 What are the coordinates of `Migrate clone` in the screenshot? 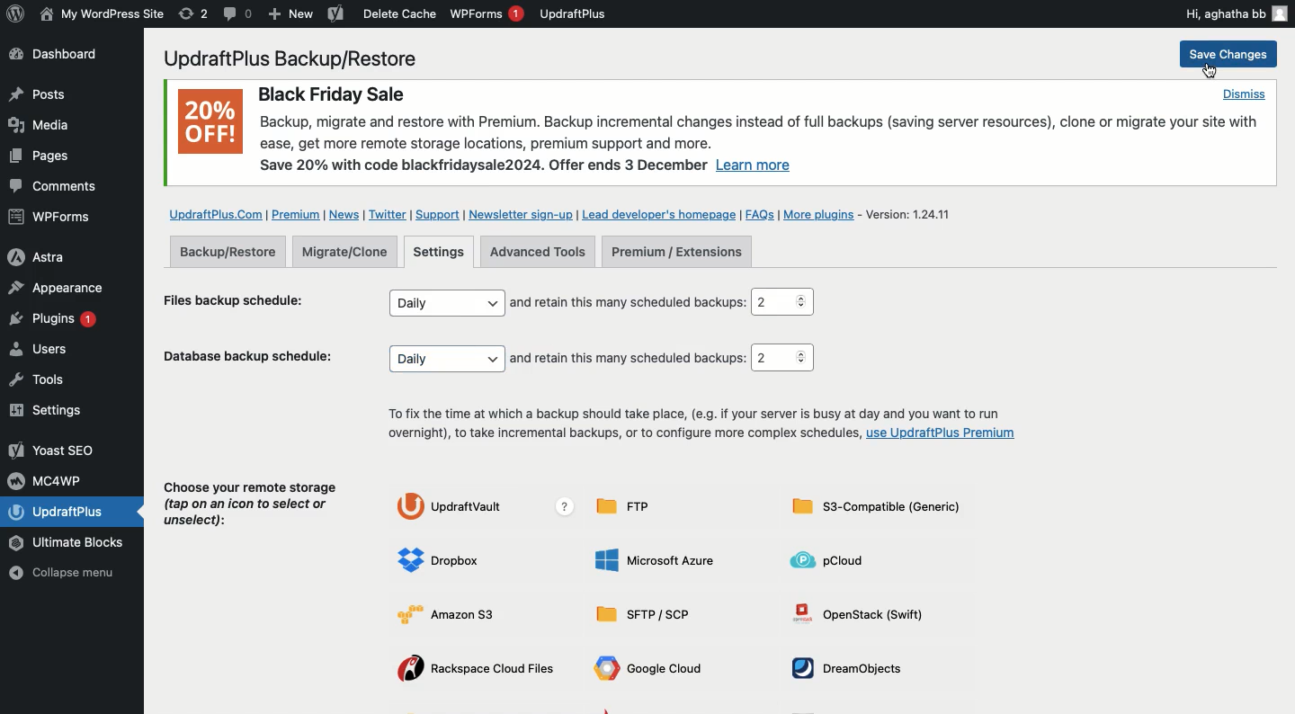 It's located at (350, 253).